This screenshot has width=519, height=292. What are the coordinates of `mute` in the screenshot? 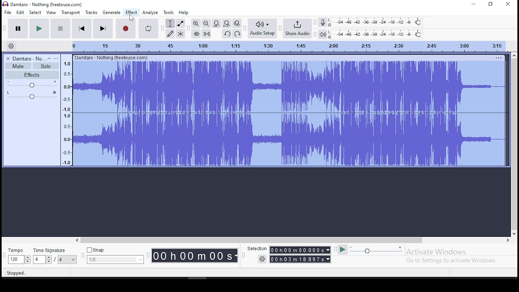 It's located at (18, 66).